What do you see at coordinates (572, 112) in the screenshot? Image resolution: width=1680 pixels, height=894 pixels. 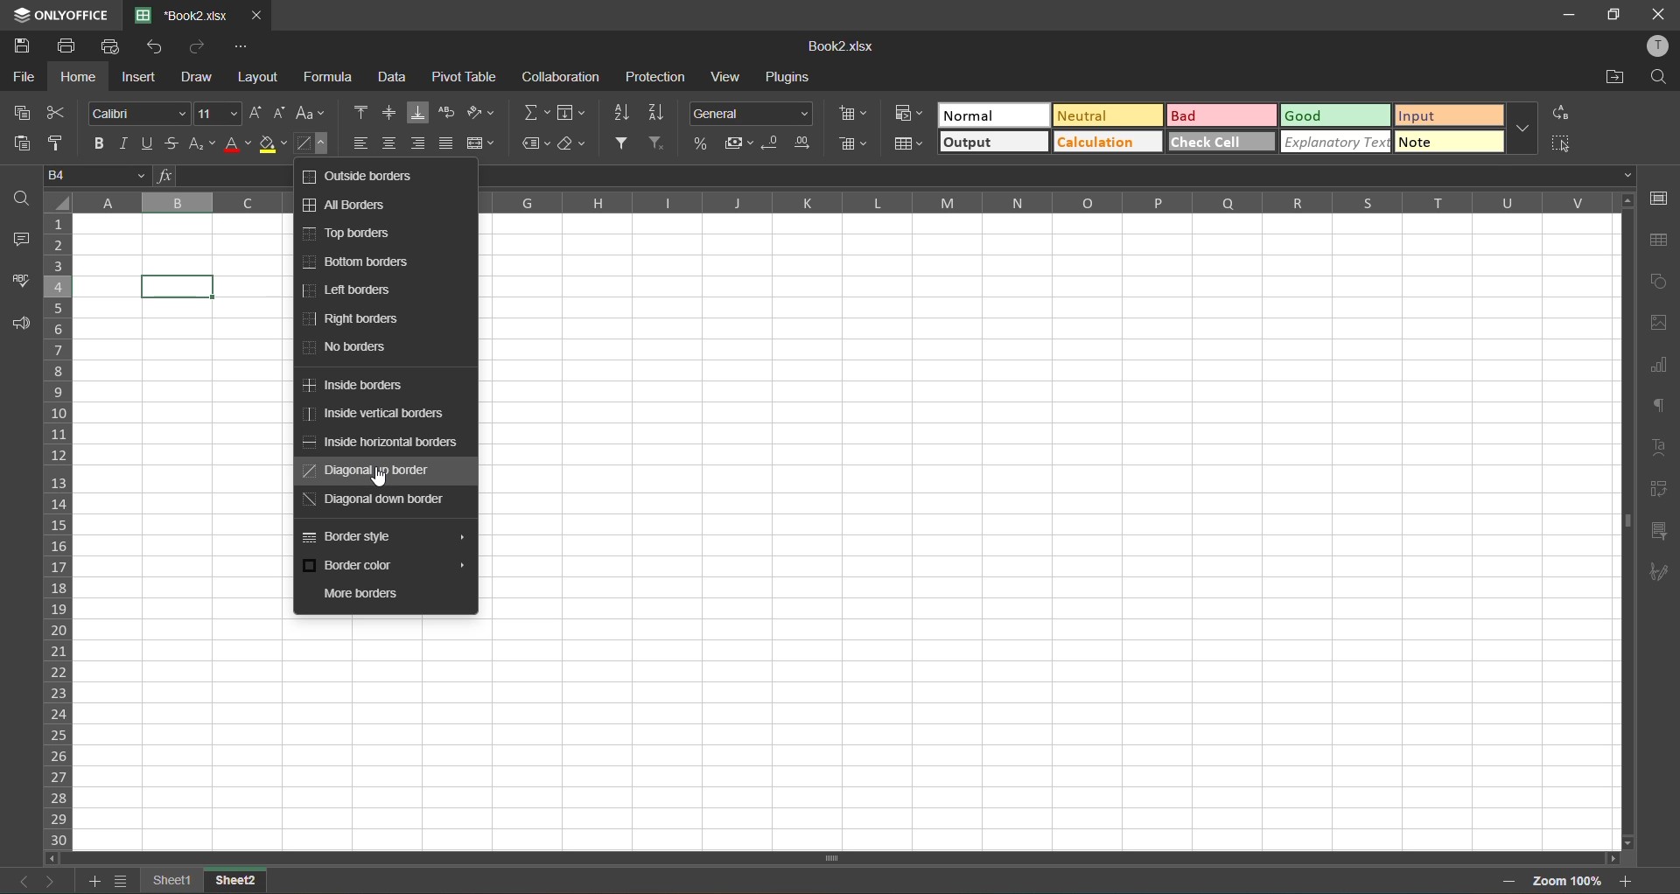 I see `fields` at bounding box center [572, 112].